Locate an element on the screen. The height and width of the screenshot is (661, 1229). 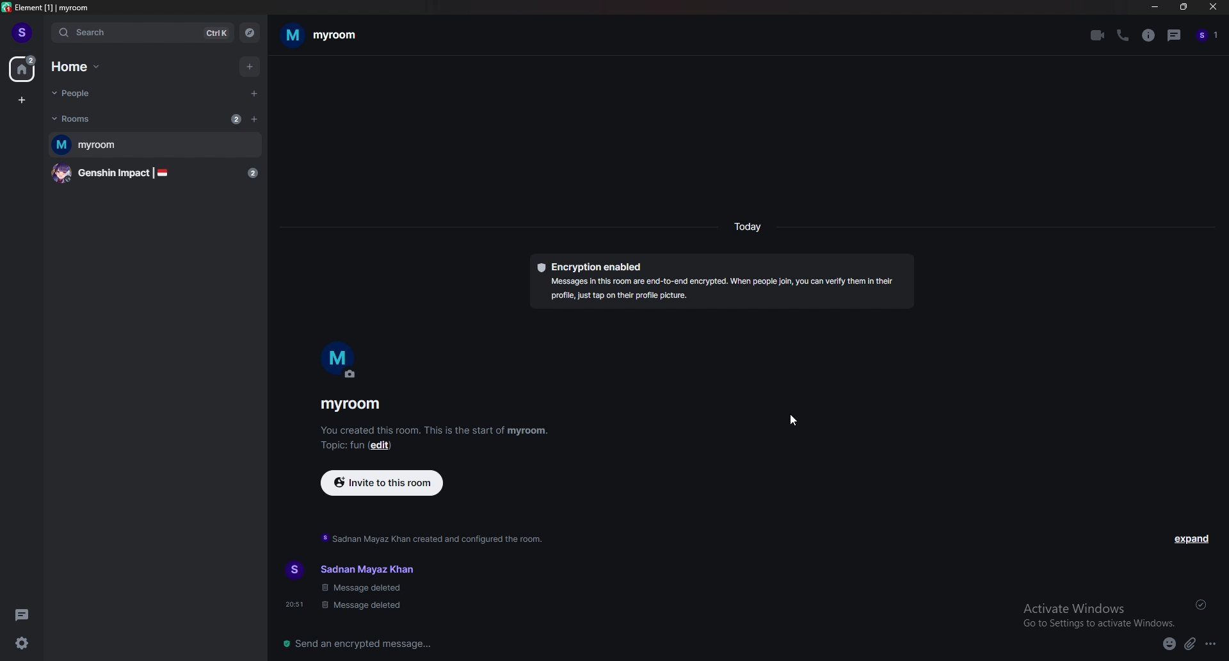
people is located at coordinates (1208, 36).